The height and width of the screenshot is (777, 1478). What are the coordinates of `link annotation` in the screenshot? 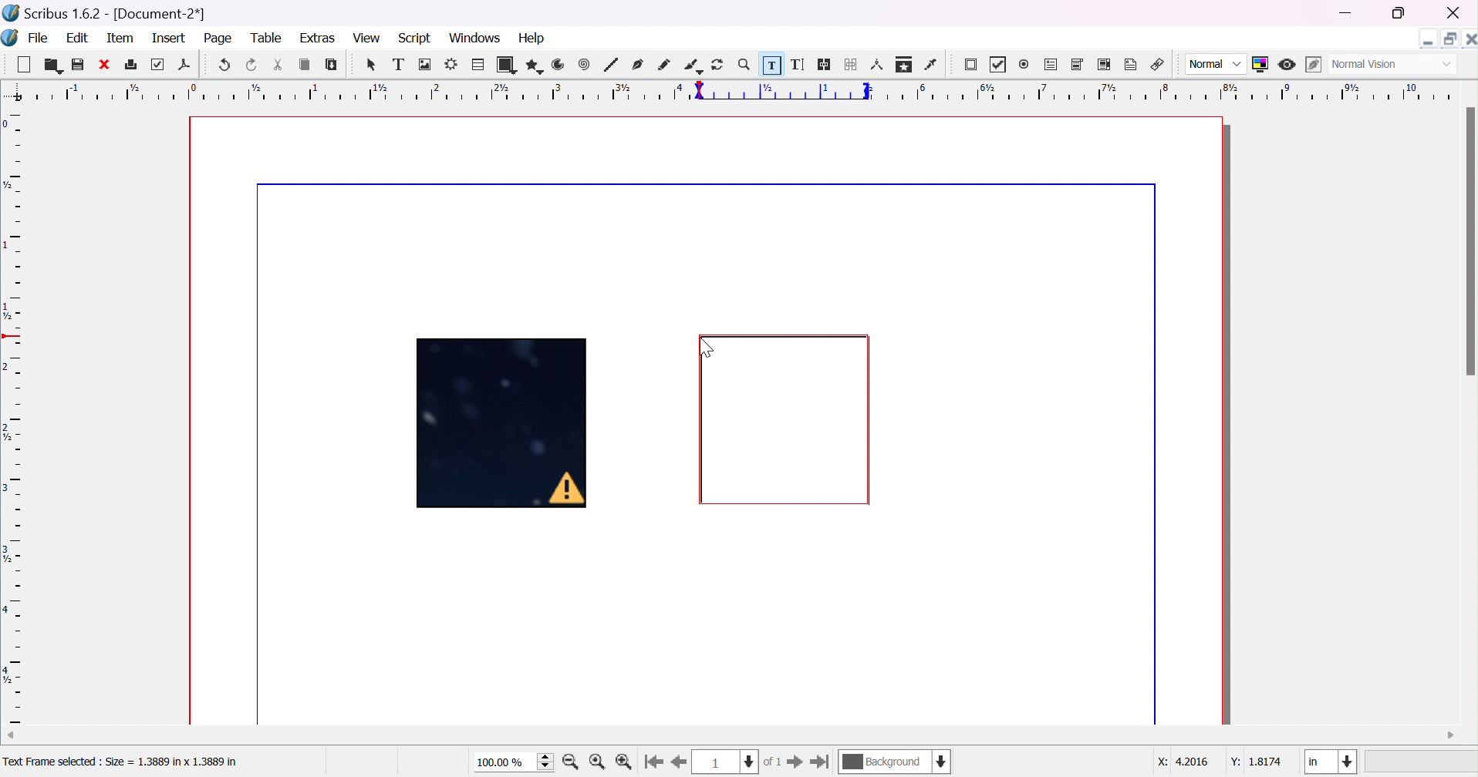 It's located at (1158, 62).